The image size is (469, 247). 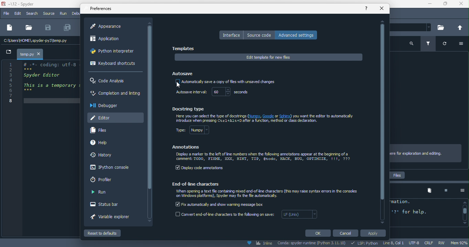 What do you see at coordinates (199, 184) in the screenshot?
I see `end of the characters` at bounding box center [199, 184].